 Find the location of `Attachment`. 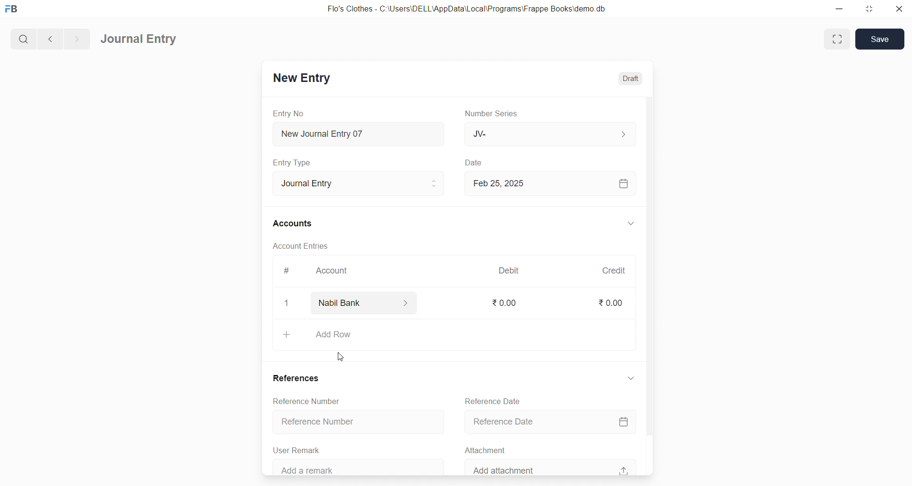

Attachment is located at coordinates (486, 449).